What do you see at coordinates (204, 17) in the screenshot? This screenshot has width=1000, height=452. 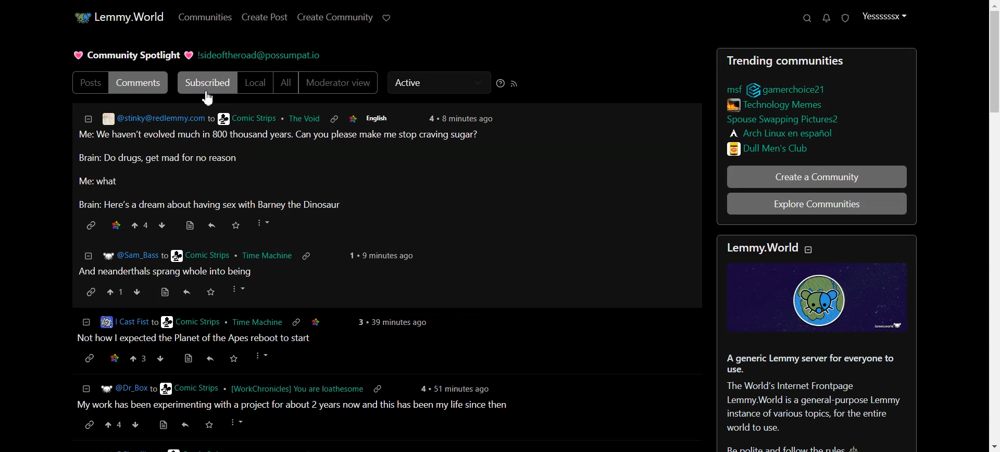 I see `Communities` at bounding box center [204, 17].